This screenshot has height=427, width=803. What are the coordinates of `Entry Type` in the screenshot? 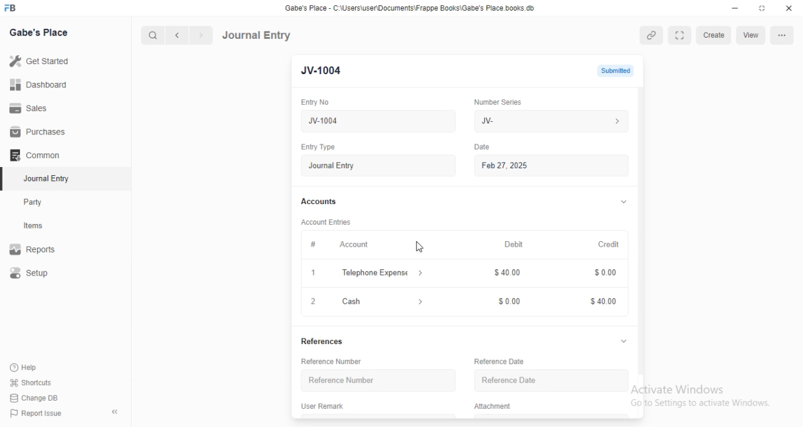 It's located at (318, 148).